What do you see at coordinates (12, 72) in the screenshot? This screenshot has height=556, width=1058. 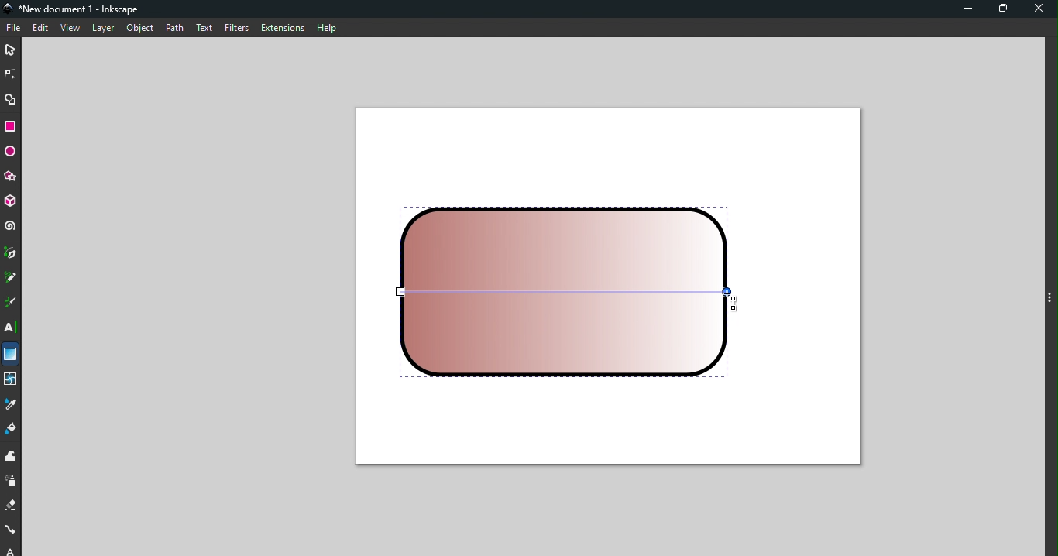 I see `Node tool` at bounding box center [12, 72].